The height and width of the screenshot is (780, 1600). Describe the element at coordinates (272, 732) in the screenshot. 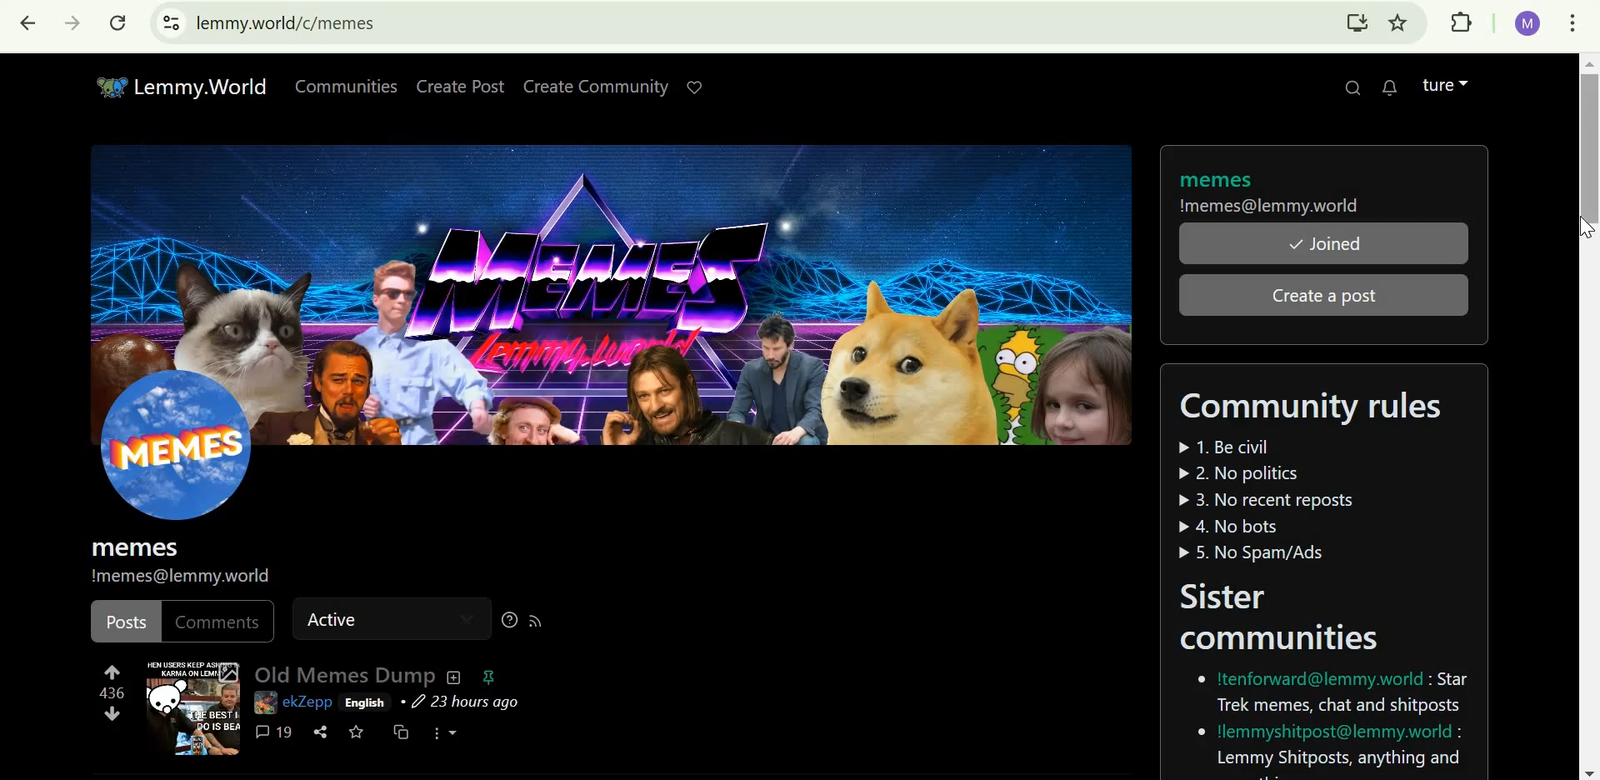

I see `19 comments` at that location.